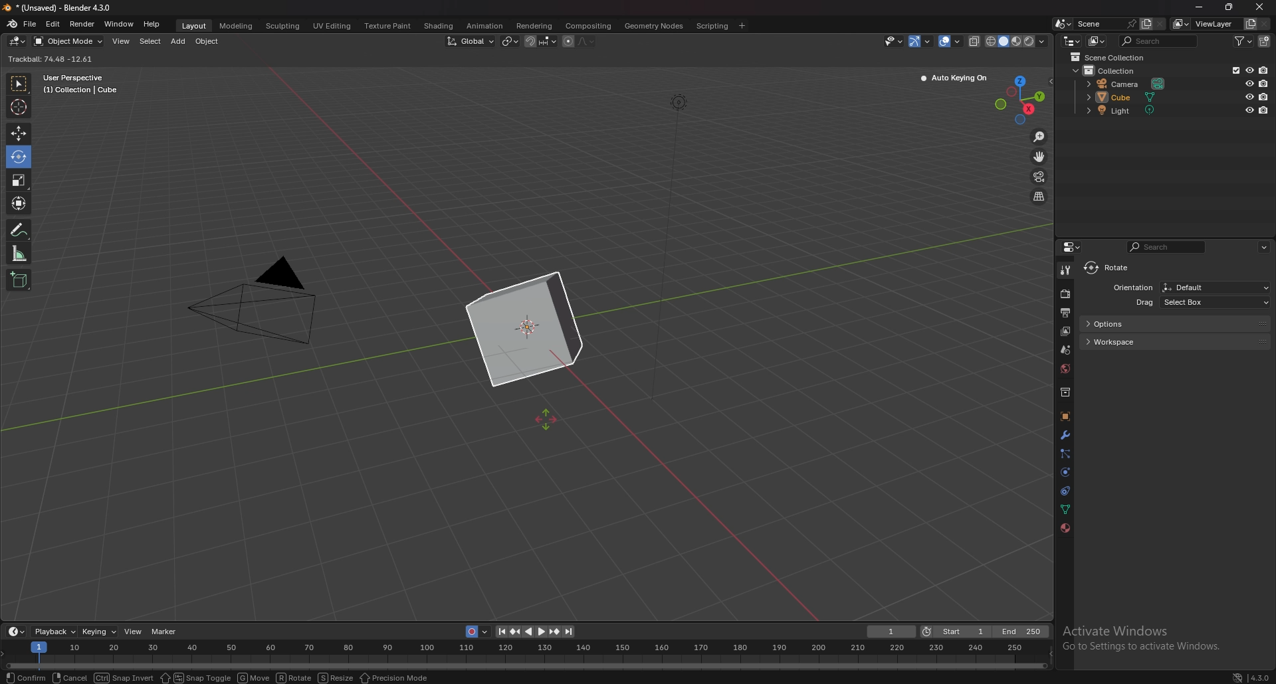 The image size is (1276, 684). I want to click on search, so click(1167, 246).